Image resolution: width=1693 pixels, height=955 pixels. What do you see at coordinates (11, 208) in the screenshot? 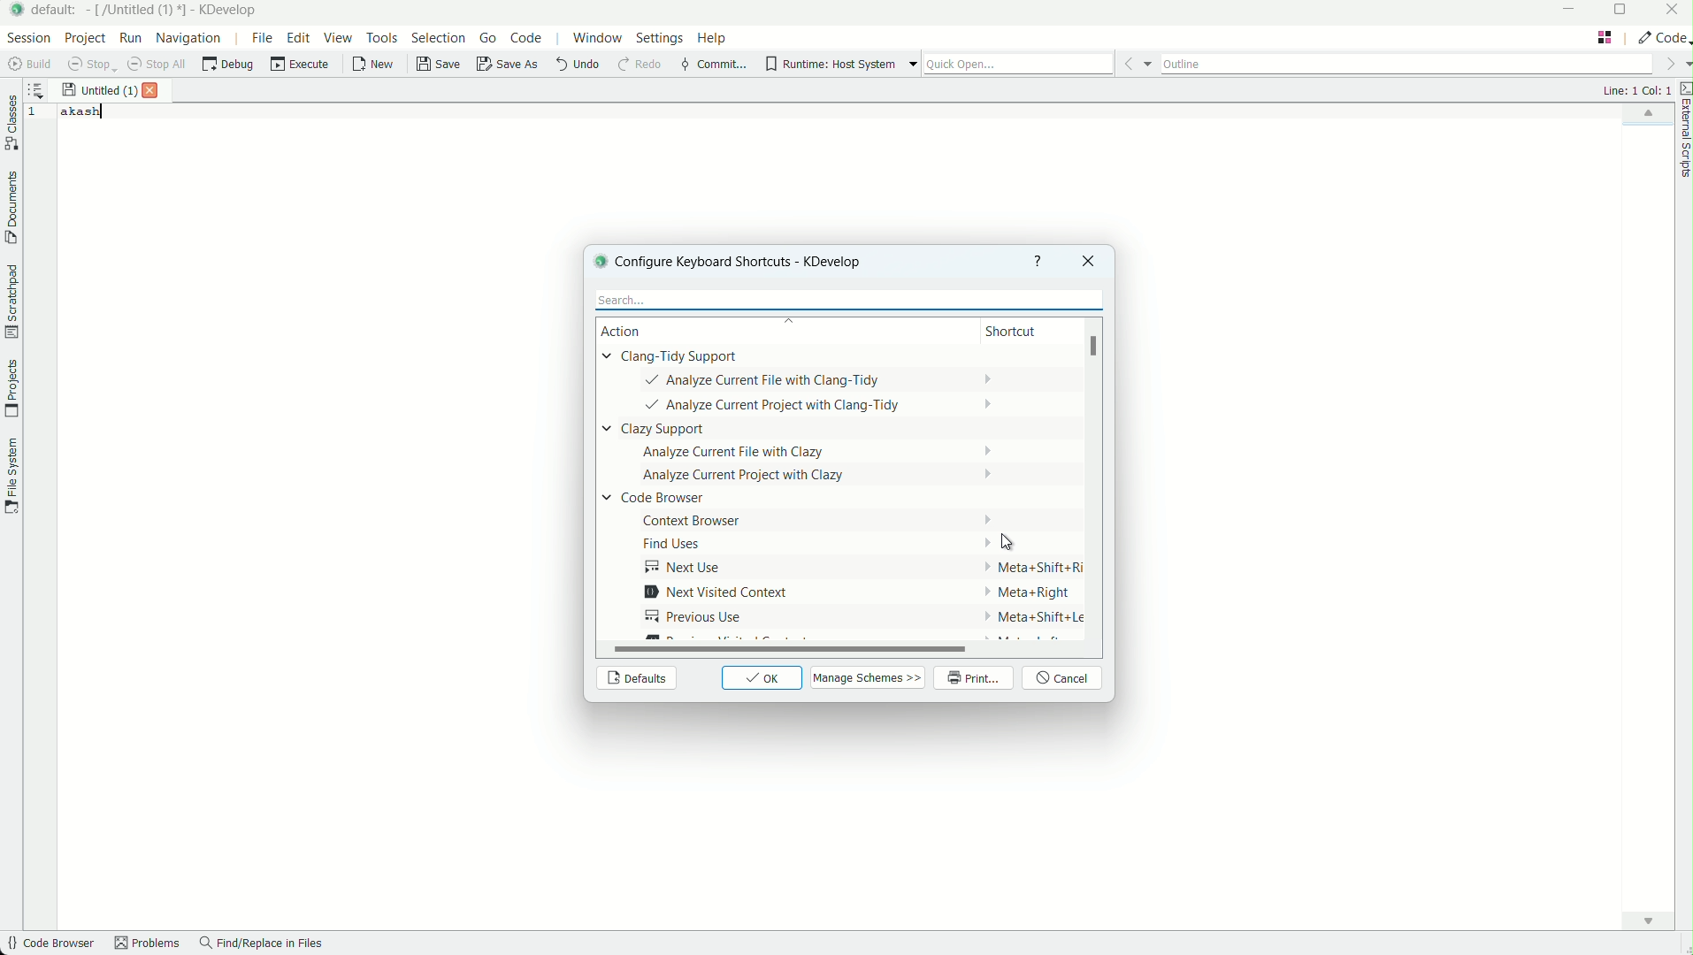
I see `documents` at bounding box center [11, 208].